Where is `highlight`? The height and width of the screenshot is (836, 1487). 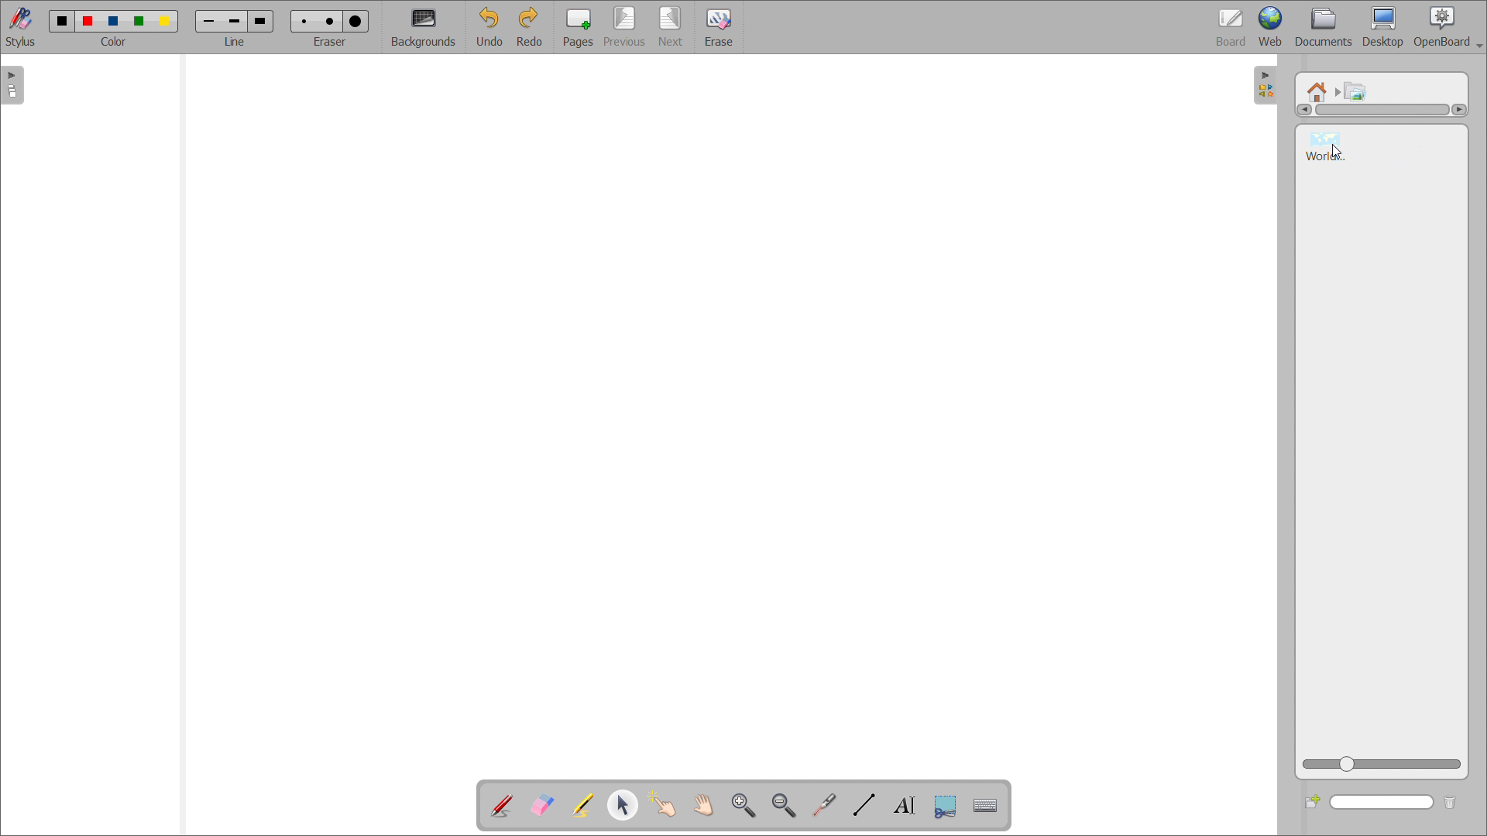
highlight is located at coordinates (583, 807).